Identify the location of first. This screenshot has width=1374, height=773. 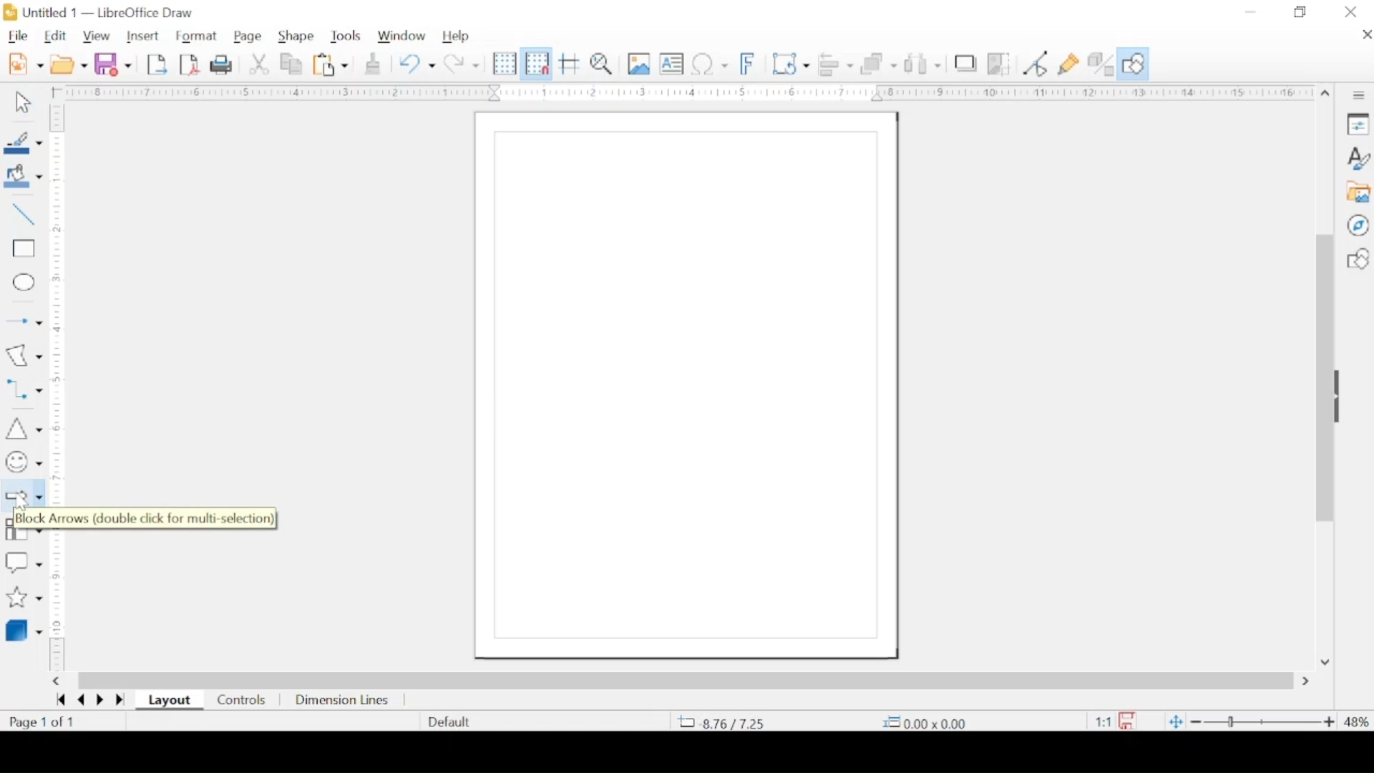
(60, 700).